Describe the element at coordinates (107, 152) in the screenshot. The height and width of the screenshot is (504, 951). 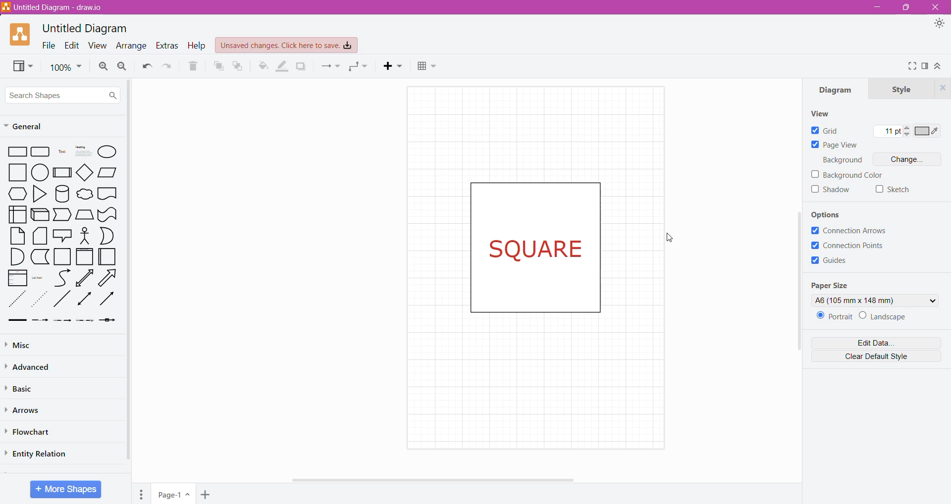
I see `Ellipse` at that location.